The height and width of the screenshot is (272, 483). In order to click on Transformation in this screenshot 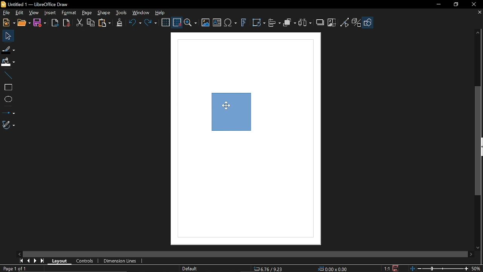, I will do `click(258, 23)`.